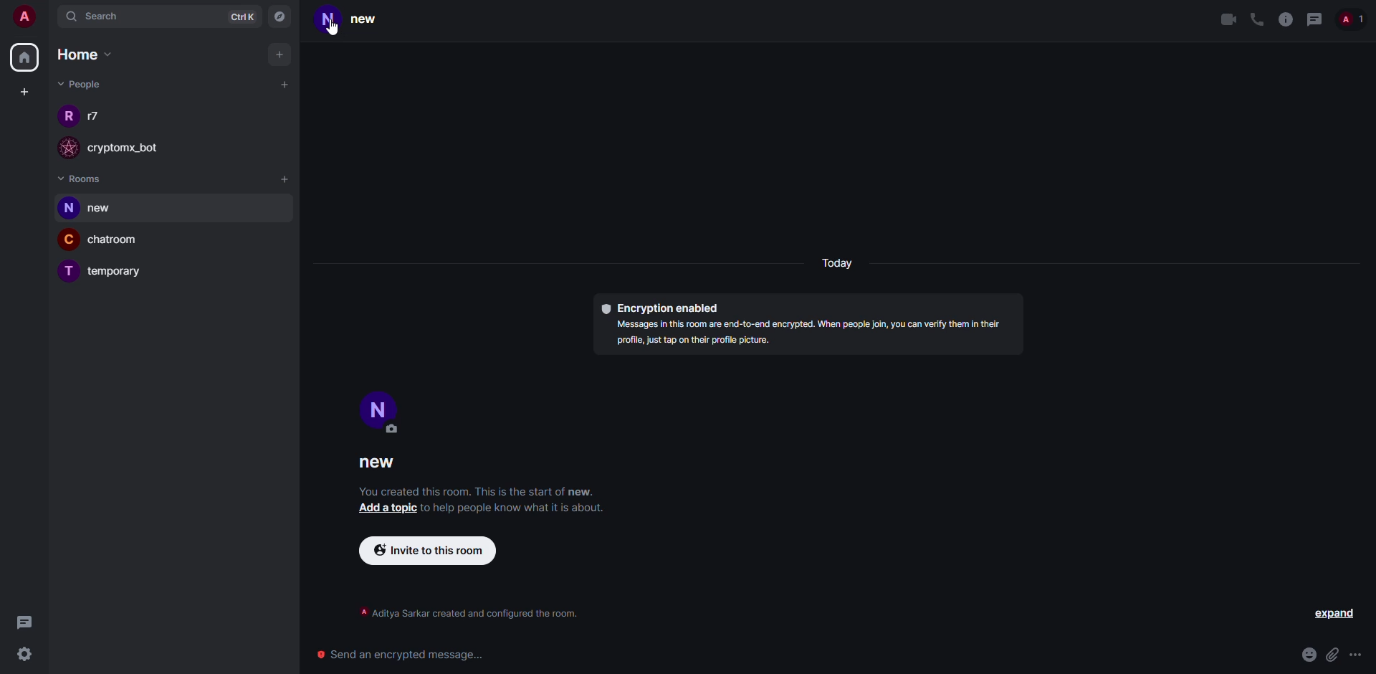  What do you see at coordinates (281, 16) in the screenshot?
I see `navigator` at bounding box center [281, 16].